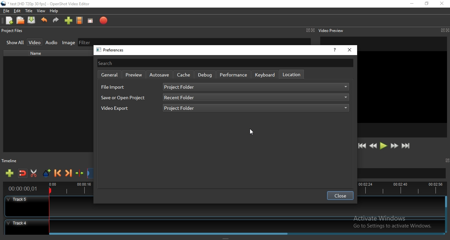  What do you see at coordinates (256, 87) in the screenshot?
I see `project folder` at bounding box center [256, 87].